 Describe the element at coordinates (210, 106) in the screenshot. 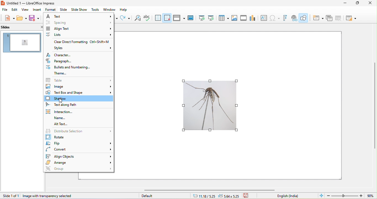

I see `image` at that location.